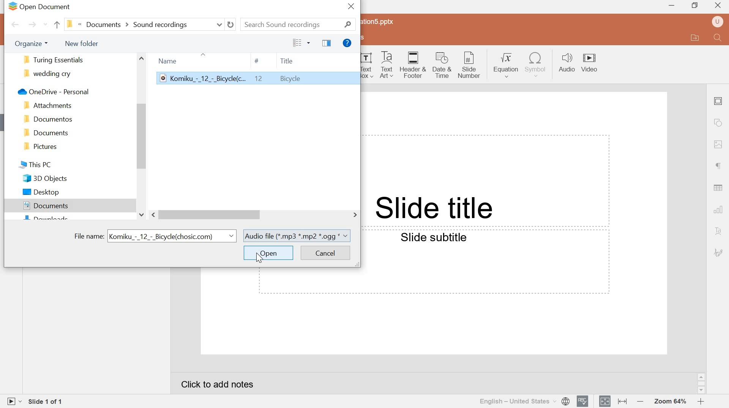 The width and height of the screenshot is (729, 408). Describe the element at coordinates (717, 22) in the screenshot. I see `user` at that location.